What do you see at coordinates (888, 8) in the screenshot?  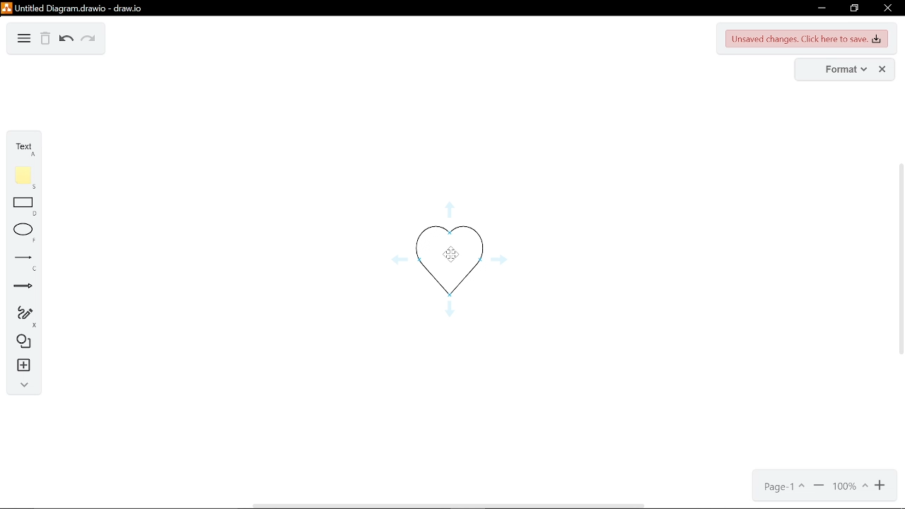 I see `close` at bounding box center [888, 8].